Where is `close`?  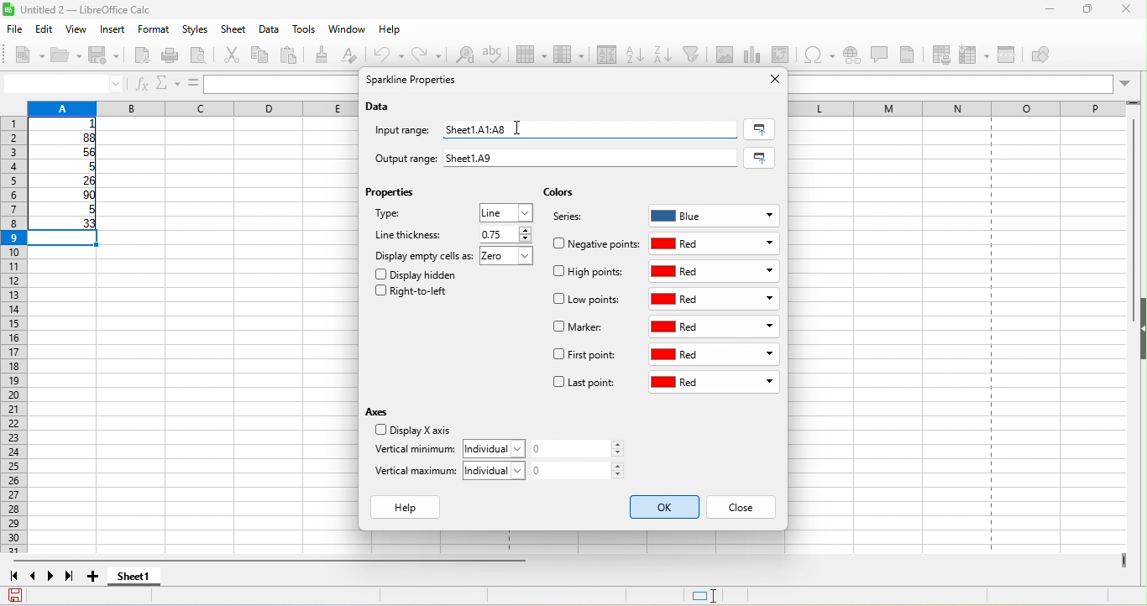 close is located at coordinates (770, 80).